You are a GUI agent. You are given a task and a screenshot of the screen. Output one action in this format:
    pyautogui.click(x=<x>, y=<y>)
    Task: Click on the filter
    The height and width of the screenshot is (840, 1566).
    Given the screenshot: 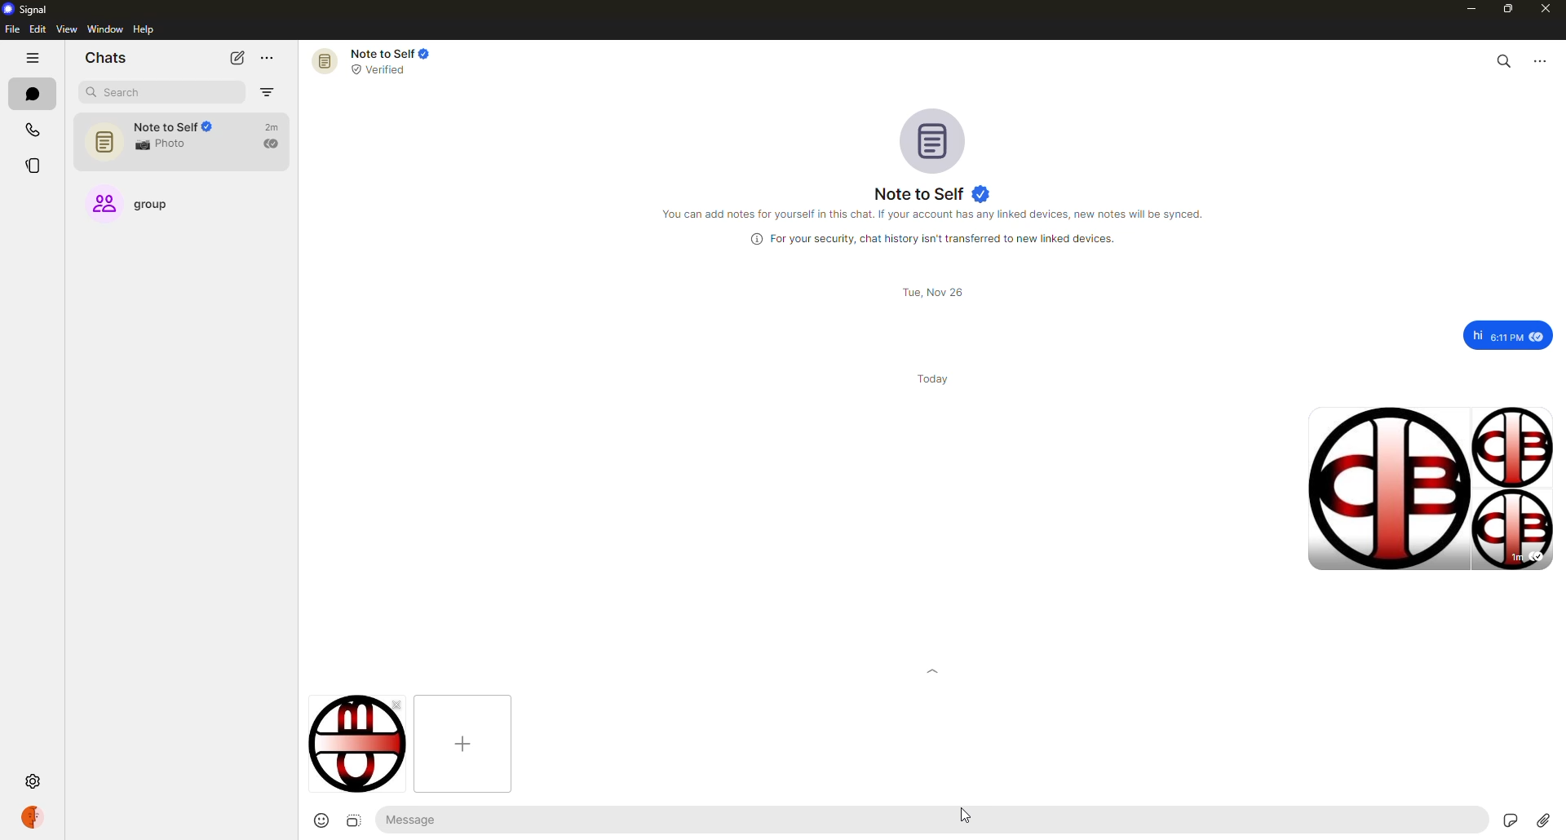 What is the action you would take?
    pyautogui.click(x=268, y=92)
    